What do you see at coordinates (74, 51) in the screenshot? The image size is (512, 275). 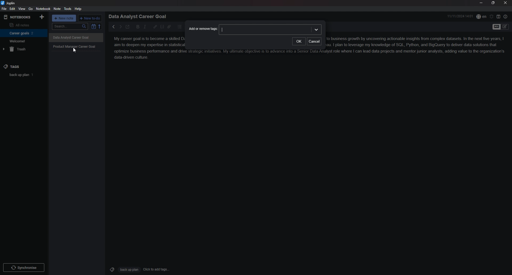 I see `Cursor` at bounding box center [74, 51].